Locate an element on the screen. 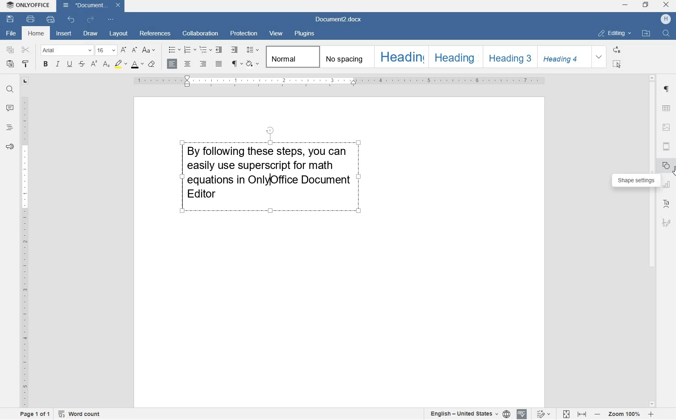 The image size is (676, 420). bold is located at coordinates (45, 64).